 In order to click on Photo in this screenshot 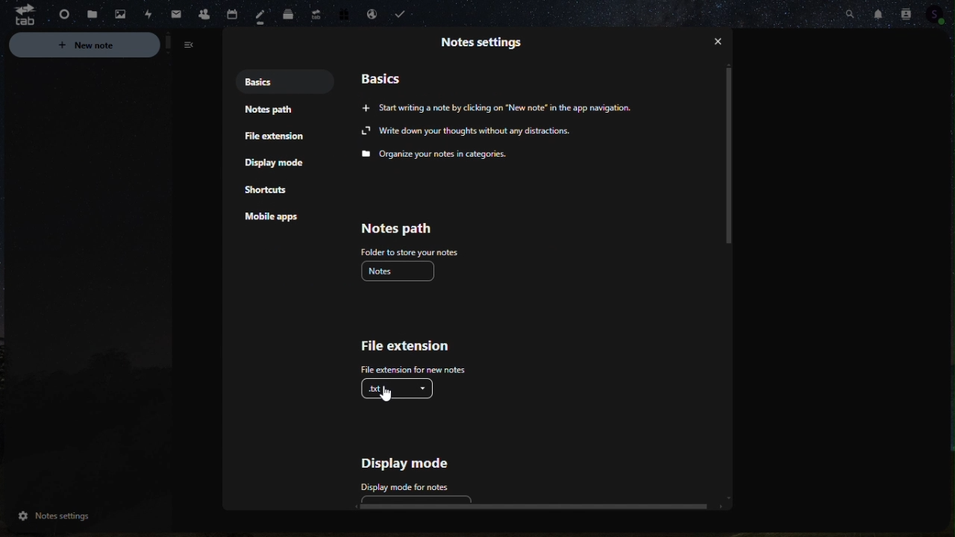, I will do `click(116, 15)`.